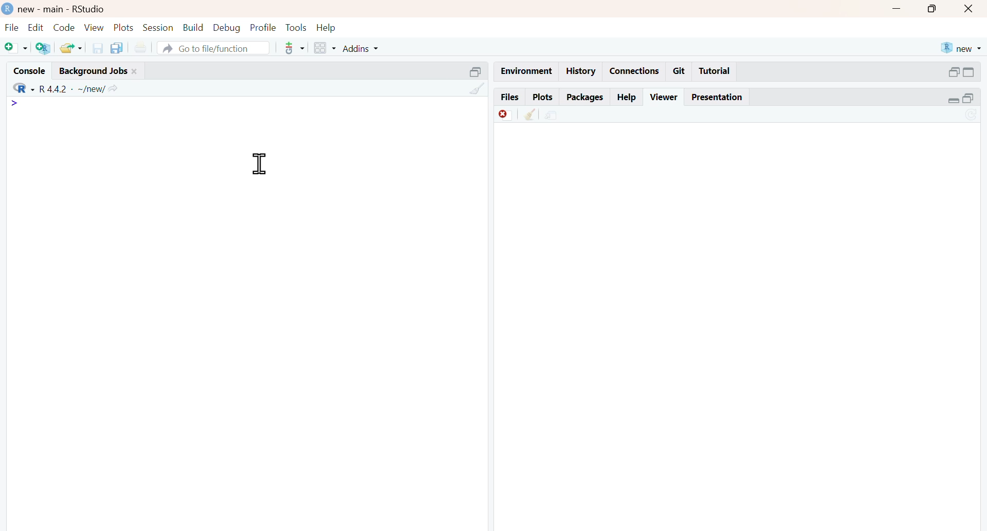 Image resolution: width=987 pixels, height=531 pixels. I want to click on add file as, so click(17, 48).